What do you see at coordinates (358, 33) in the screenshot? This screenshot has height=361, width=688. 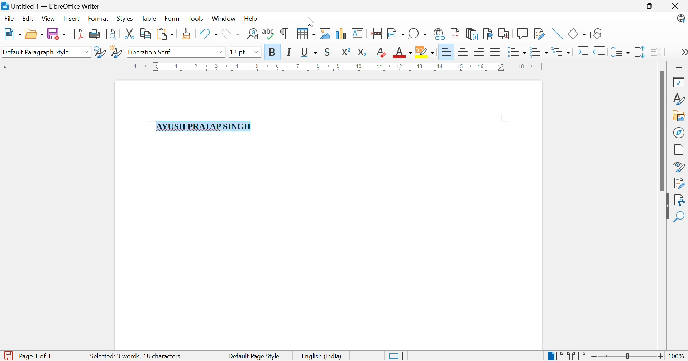 I see `Insert Text Box` at bounding box center [358, 33].